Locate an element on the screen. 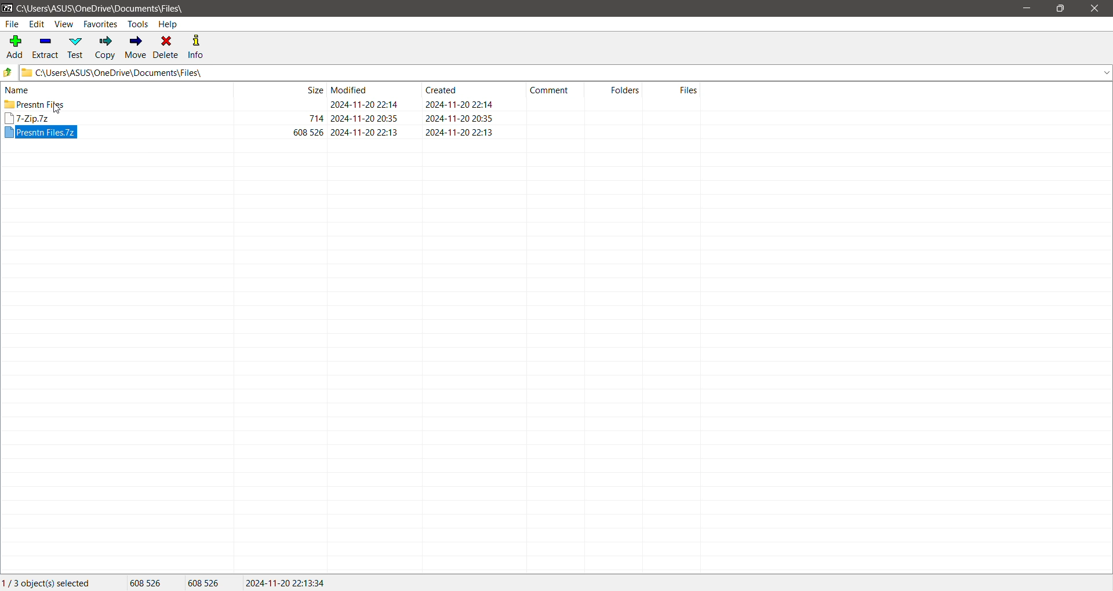 The height and width of the screenshot is (591, 1113). Current Folder Path is located at coordinates (102, 8).